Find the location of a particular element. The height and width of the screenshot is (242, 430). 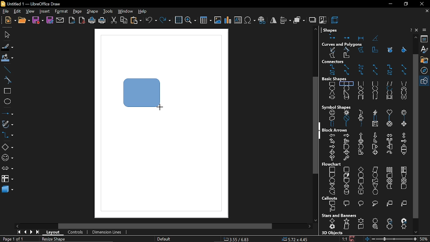

flowchart is located at coordinates (7, 178).